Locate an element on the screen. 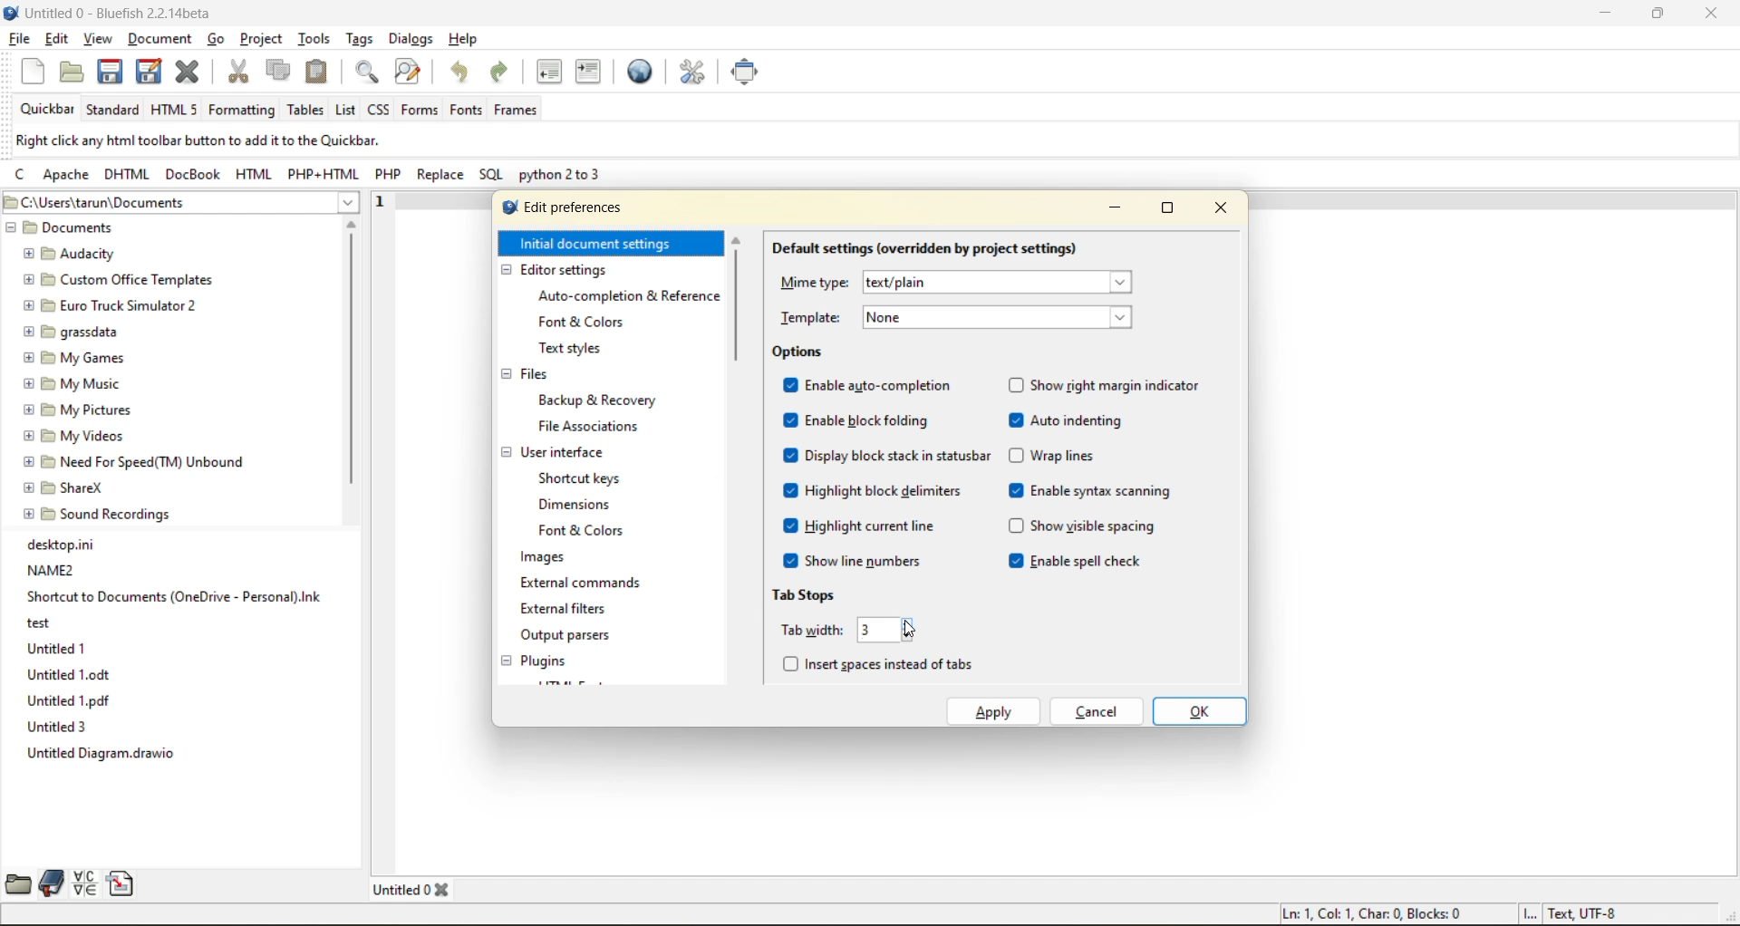 The width and height of the screenshot is (1740, 926). metadata is located at coordinates (196, 141).